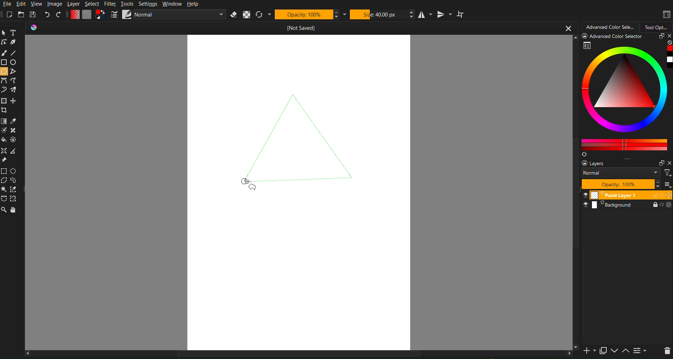 This screenshot has width=673, height=359. Describe the element at coordinates (15, 210) in the screenshot. I see `Pan` at that location.